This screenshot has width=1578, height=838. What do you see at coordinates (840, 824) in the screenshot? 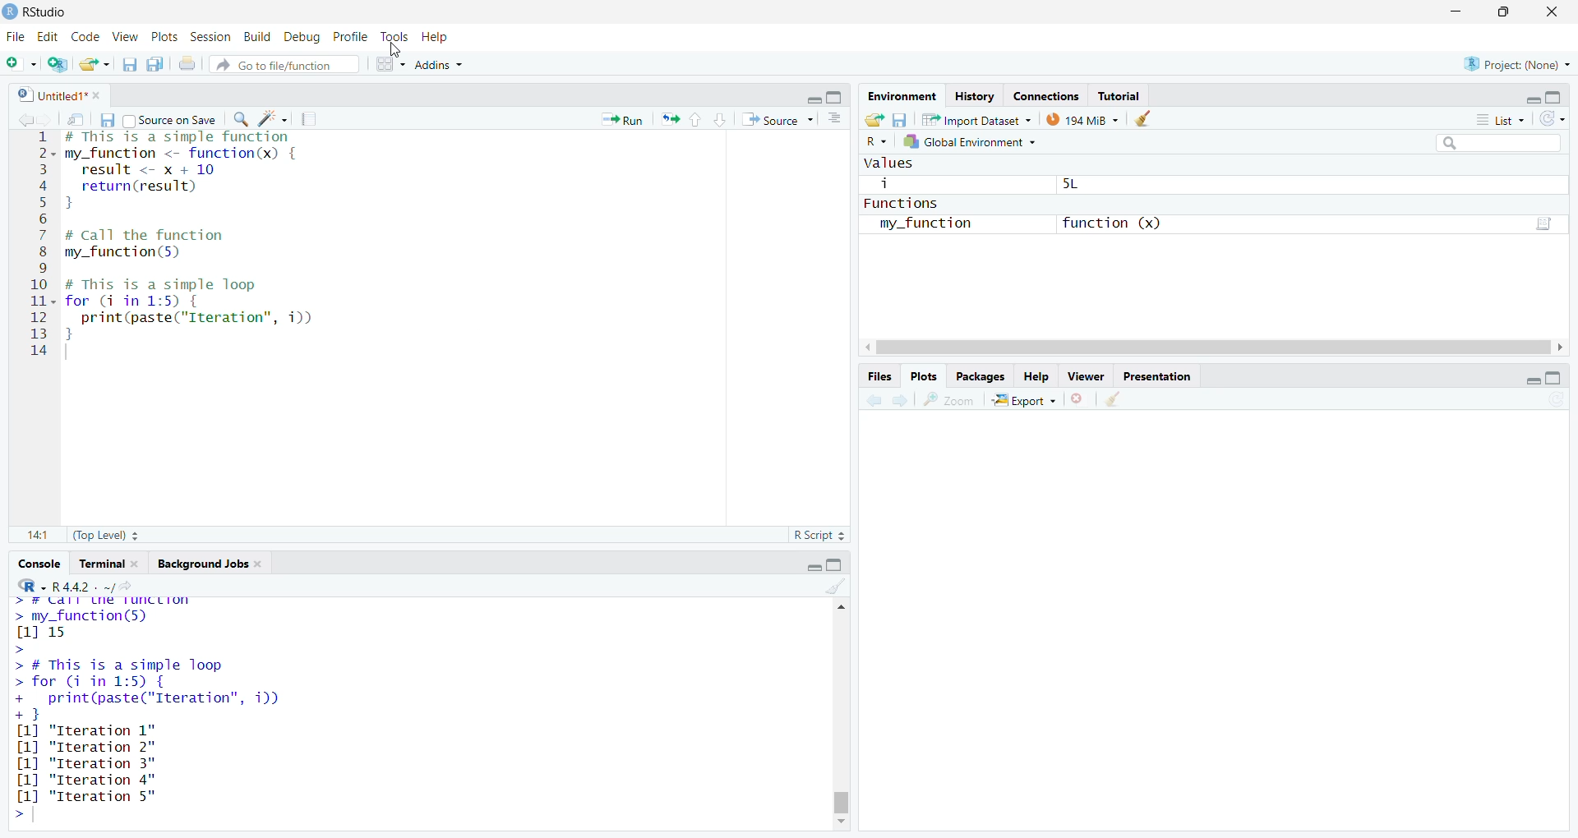
I see `move down` at bounding box center [840, 824].